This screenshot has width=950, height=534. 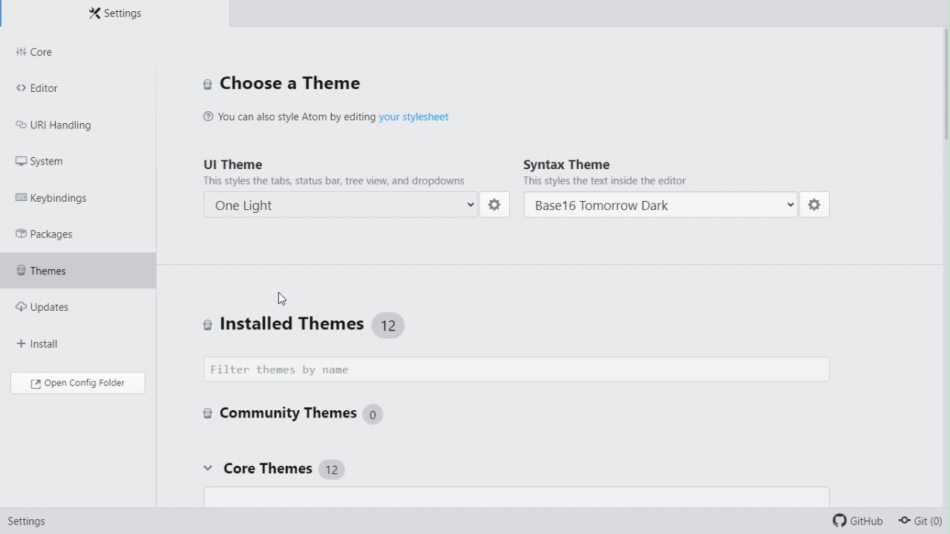 What do you see at coordinates (26, 524) in the screenshot?
I see `settings` at bounding box center [26, 524].